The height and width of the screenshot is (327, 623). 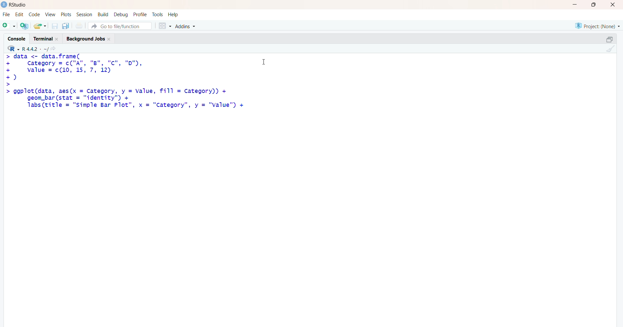 What do you see at coordinates (40, 26) in the screenshot?
I see `open an existing file` at bounding box center [40, 26].